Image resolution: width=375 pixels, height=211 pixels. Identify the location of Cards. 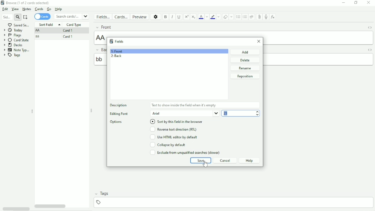
(43, 16).